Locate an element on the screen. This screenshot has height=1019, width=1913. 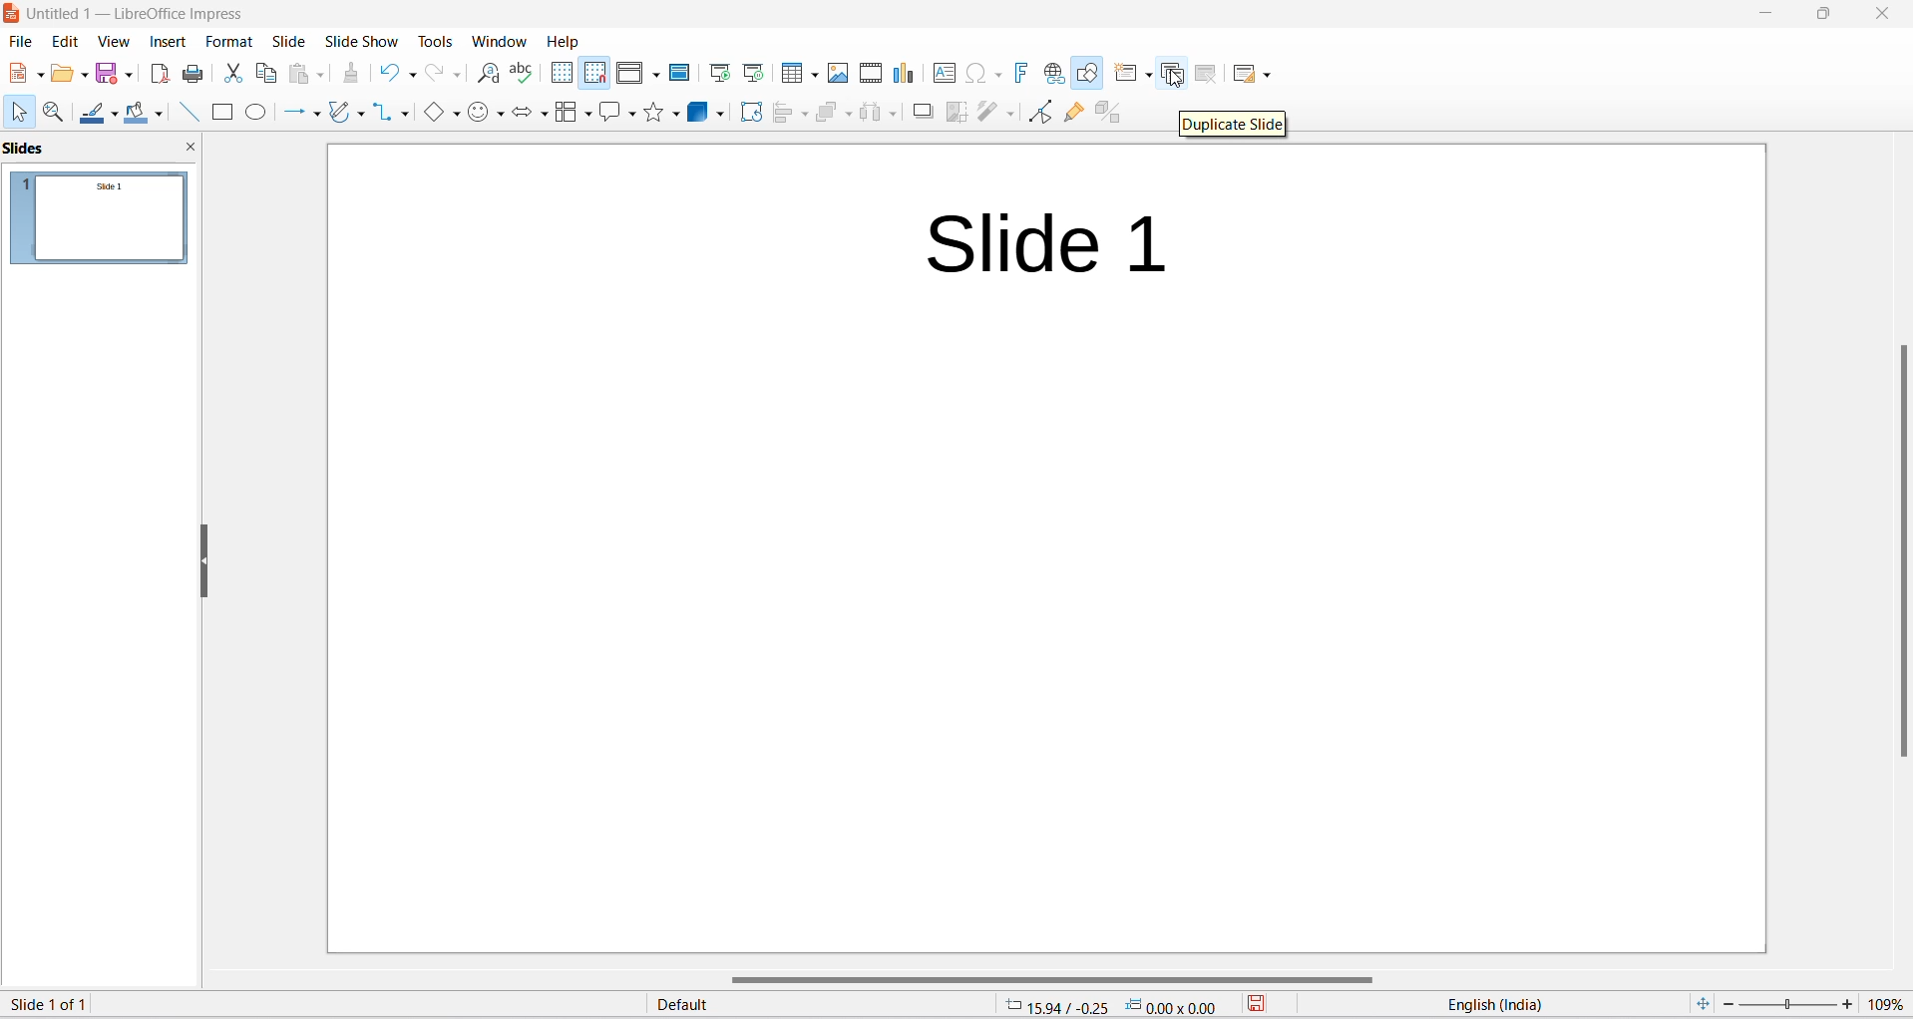
text language is located at coordinates (1523, 1004).